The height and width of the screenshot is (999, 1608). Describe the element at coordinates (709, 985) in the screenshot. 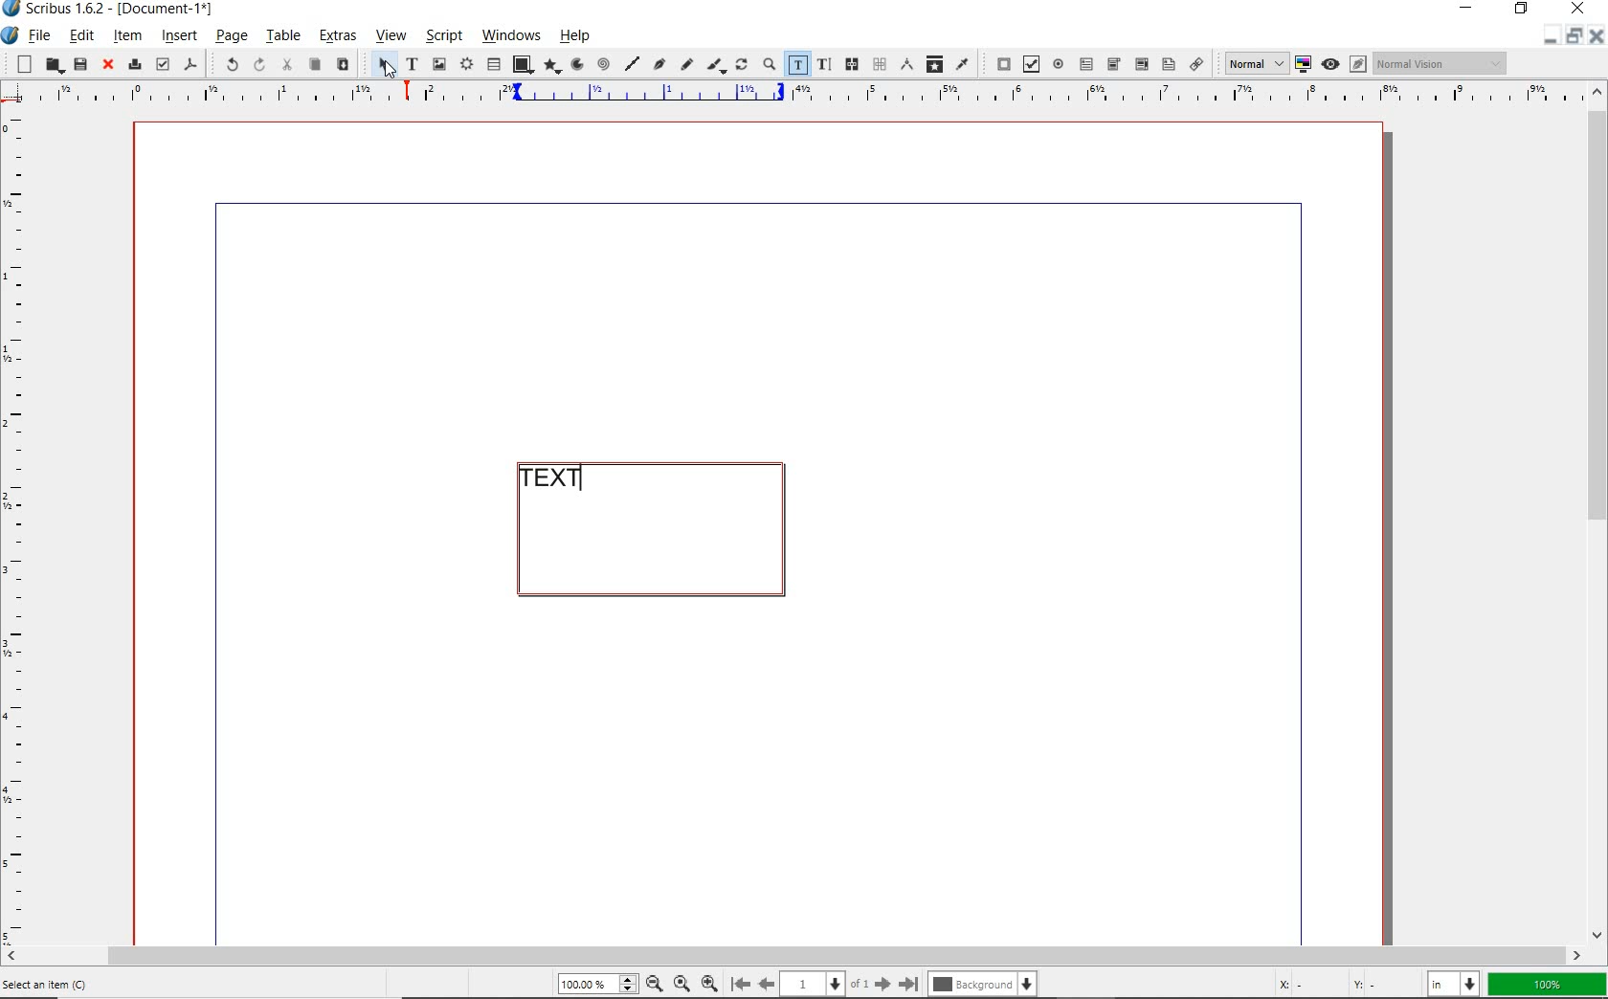

I see `Zoom In` at that location.